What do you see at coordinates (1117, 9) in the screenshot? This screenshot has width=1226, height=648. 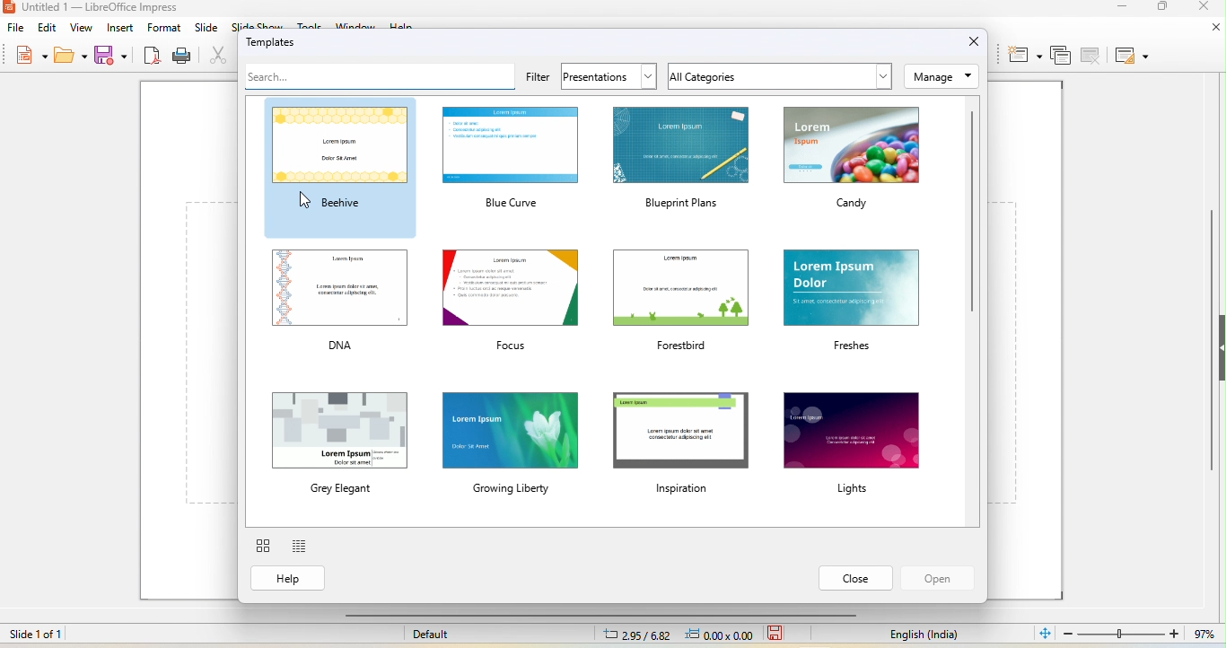 I see `minimize` at bounding box center [1117, 9].